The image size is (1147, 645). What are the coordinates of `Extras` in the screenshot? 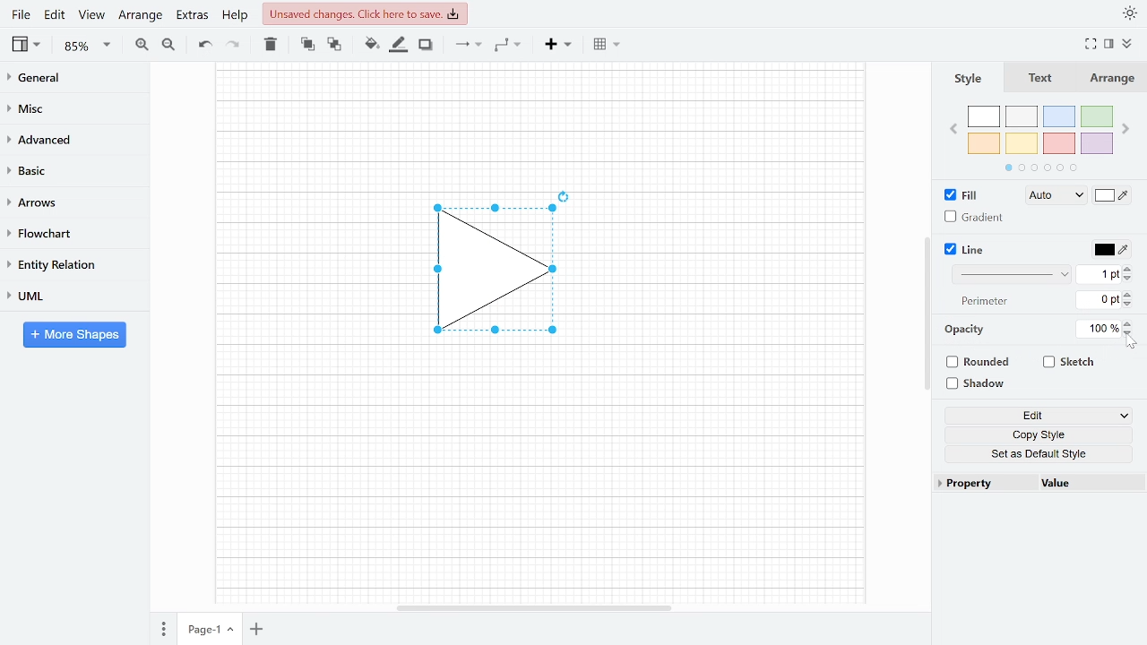 It's located at (190, 14).